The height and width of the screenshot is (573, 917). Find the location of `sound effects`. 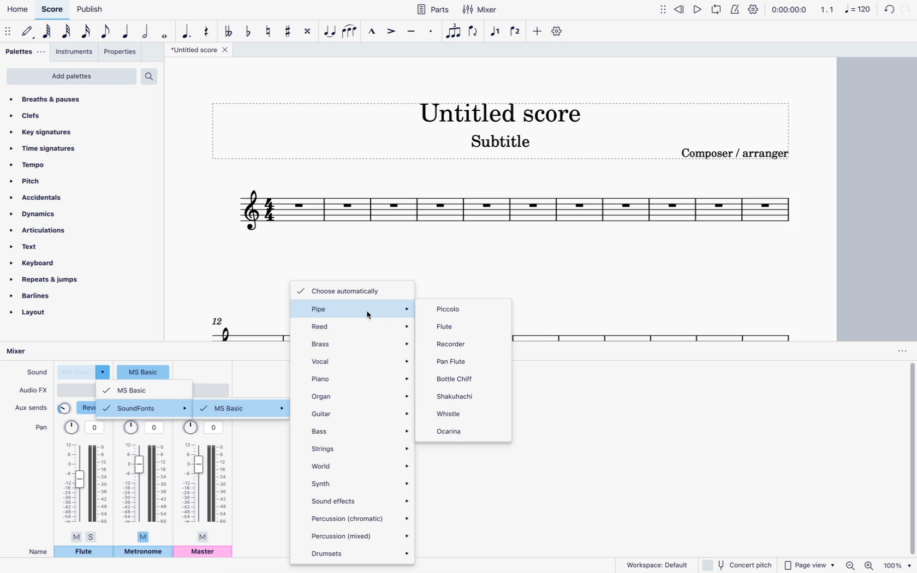

sound effects is located at coordinates (360, 499).